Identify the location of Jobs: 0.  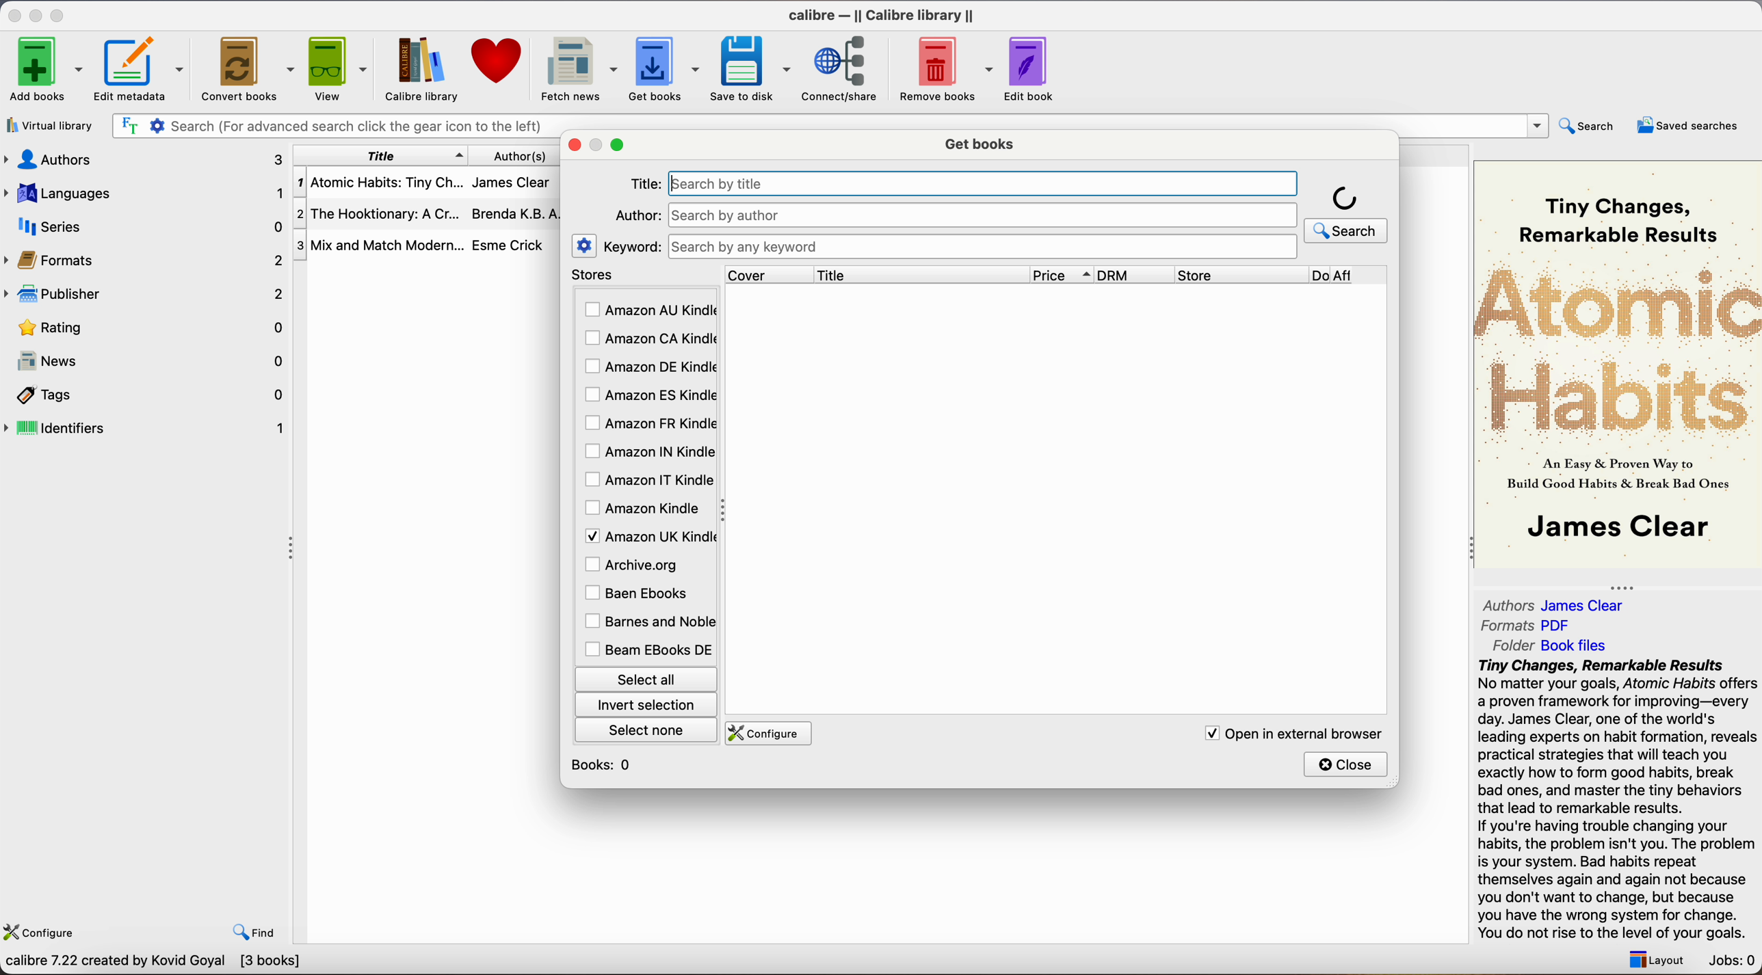
(1733, 962).